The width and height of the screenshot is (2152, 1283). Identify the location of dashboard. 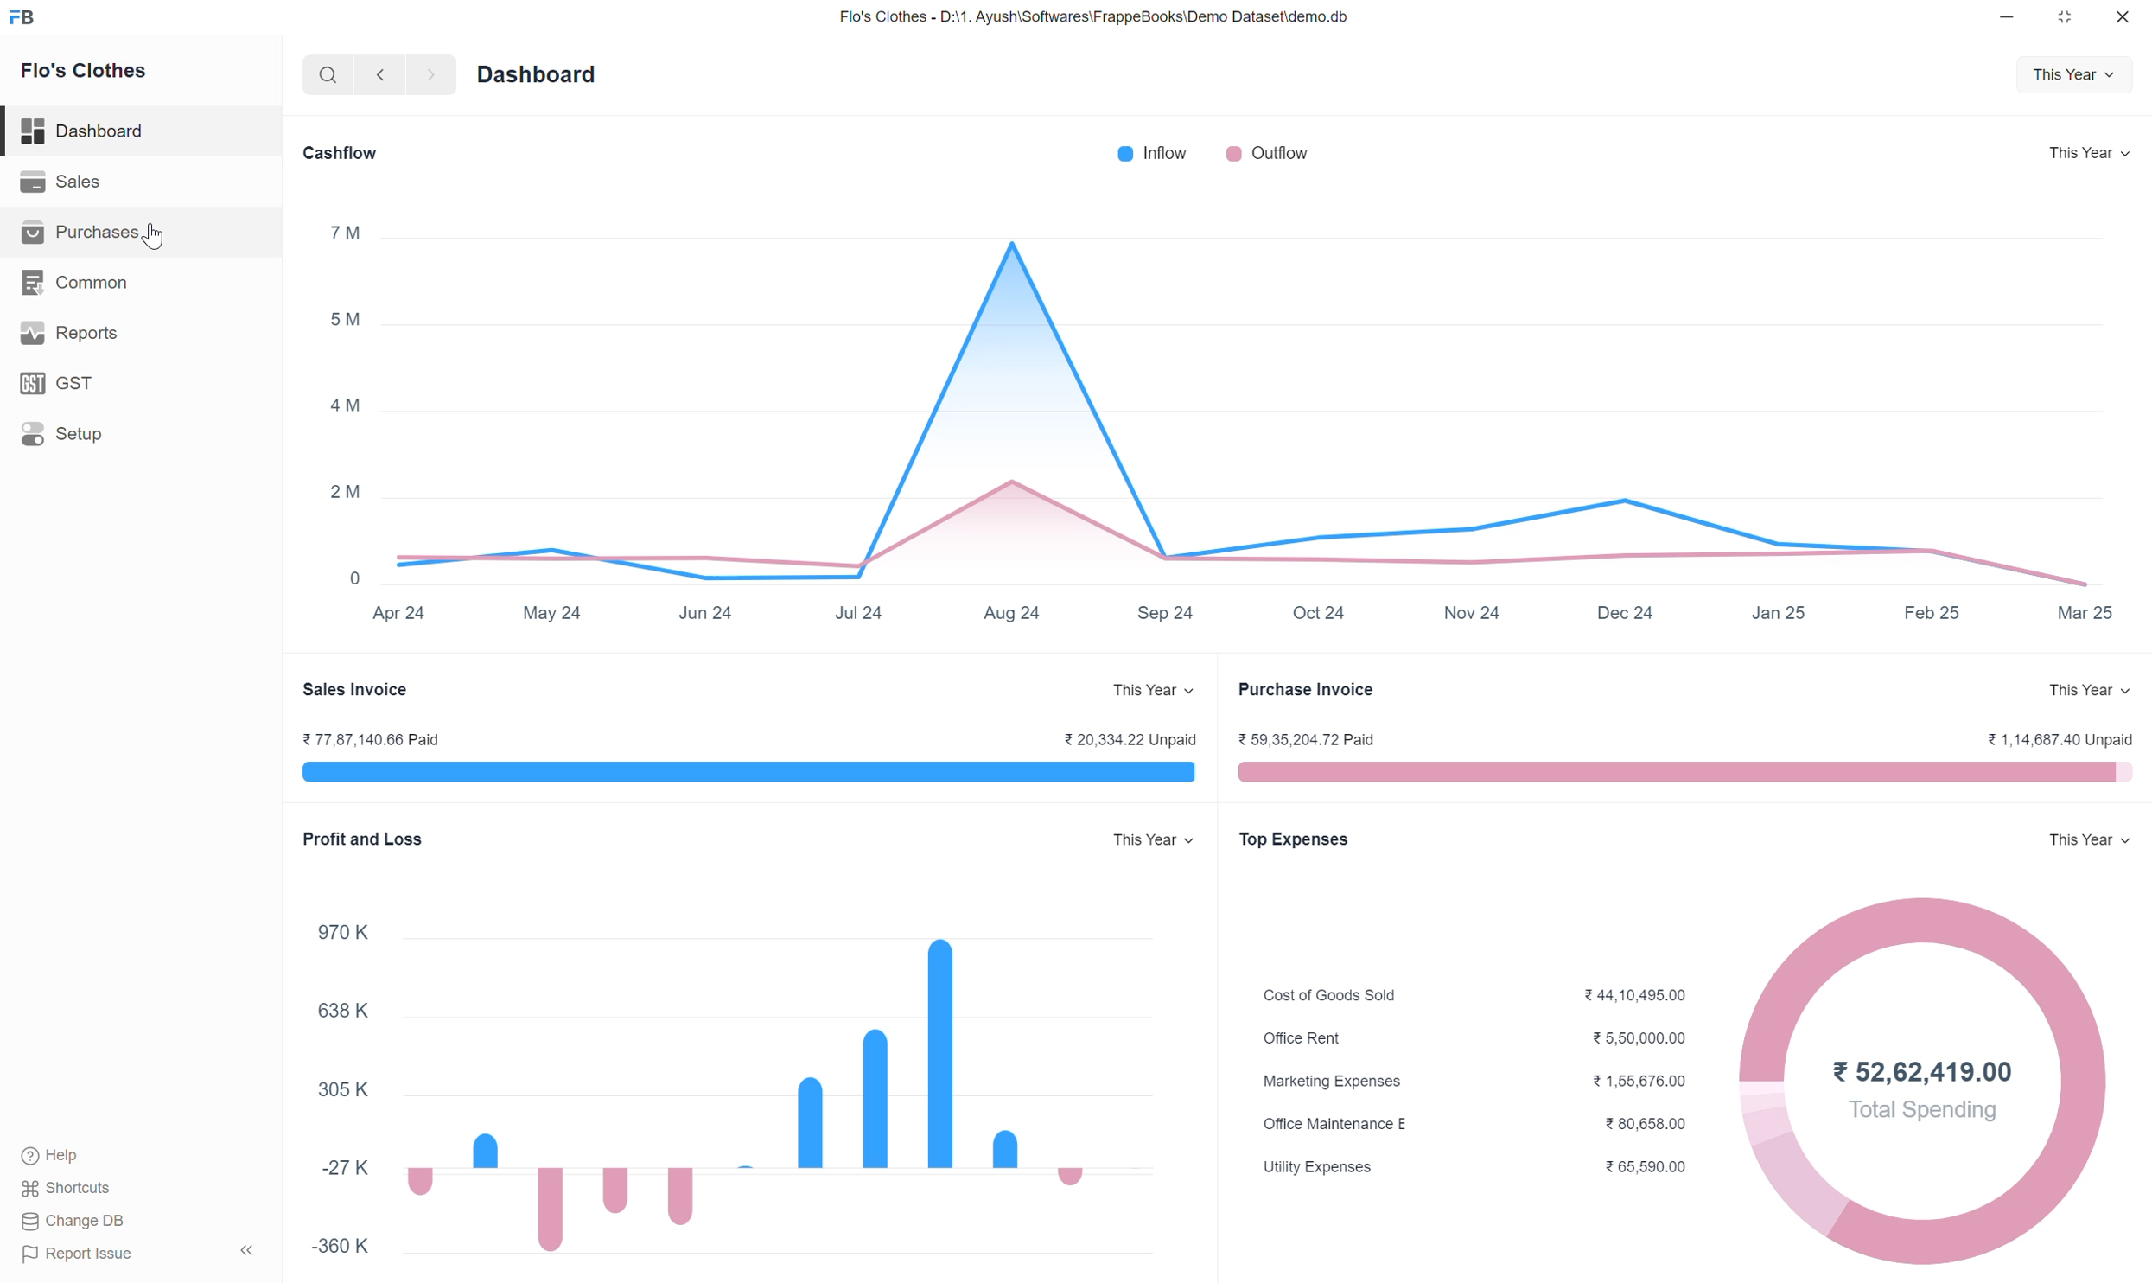
(85, 132).